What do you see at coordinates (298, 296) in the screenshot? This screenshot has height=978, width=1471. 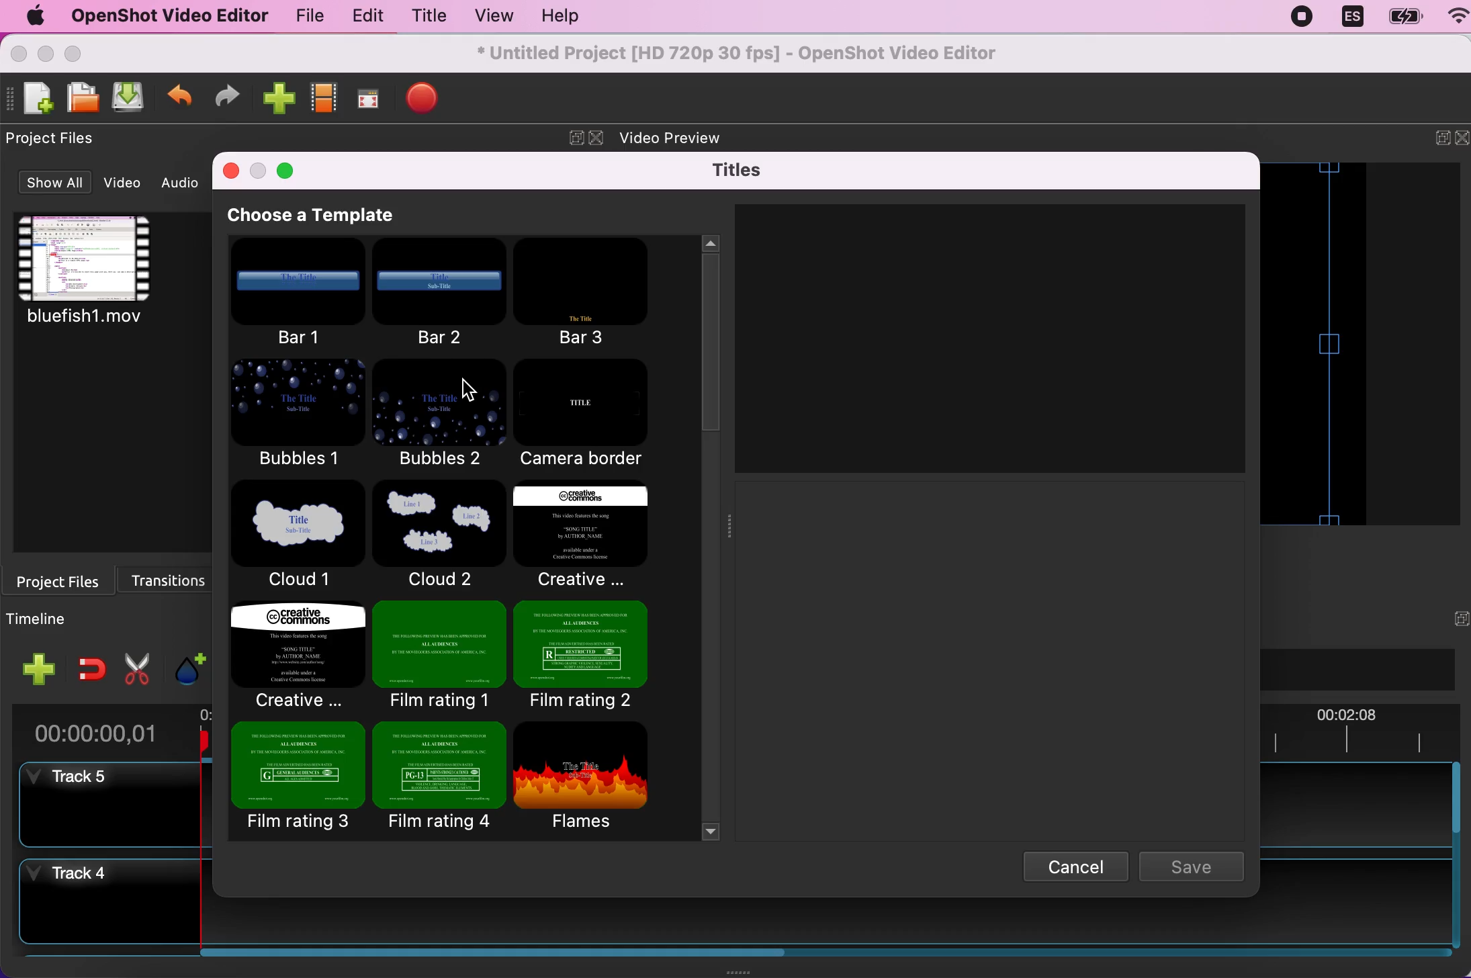 I see `bar 1` at bounding box center [298, 296].